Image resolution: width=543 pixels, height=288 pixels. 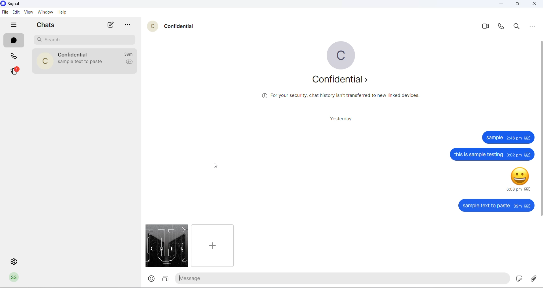 What do you see at coordinates (514, 189) in the screenshot?
I see `6:06 pm` at bounding box center [514, 189].